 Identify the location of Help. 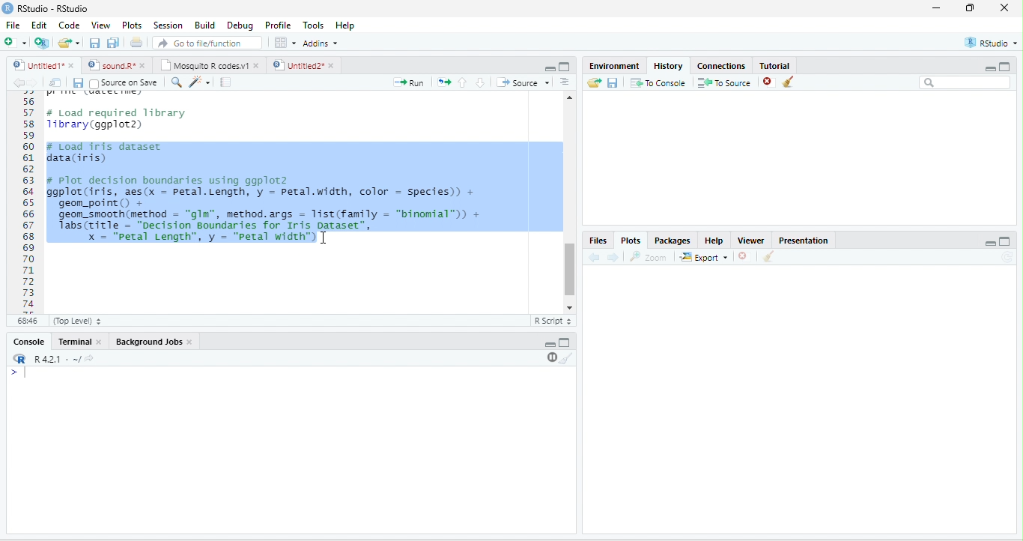
(347, 26).